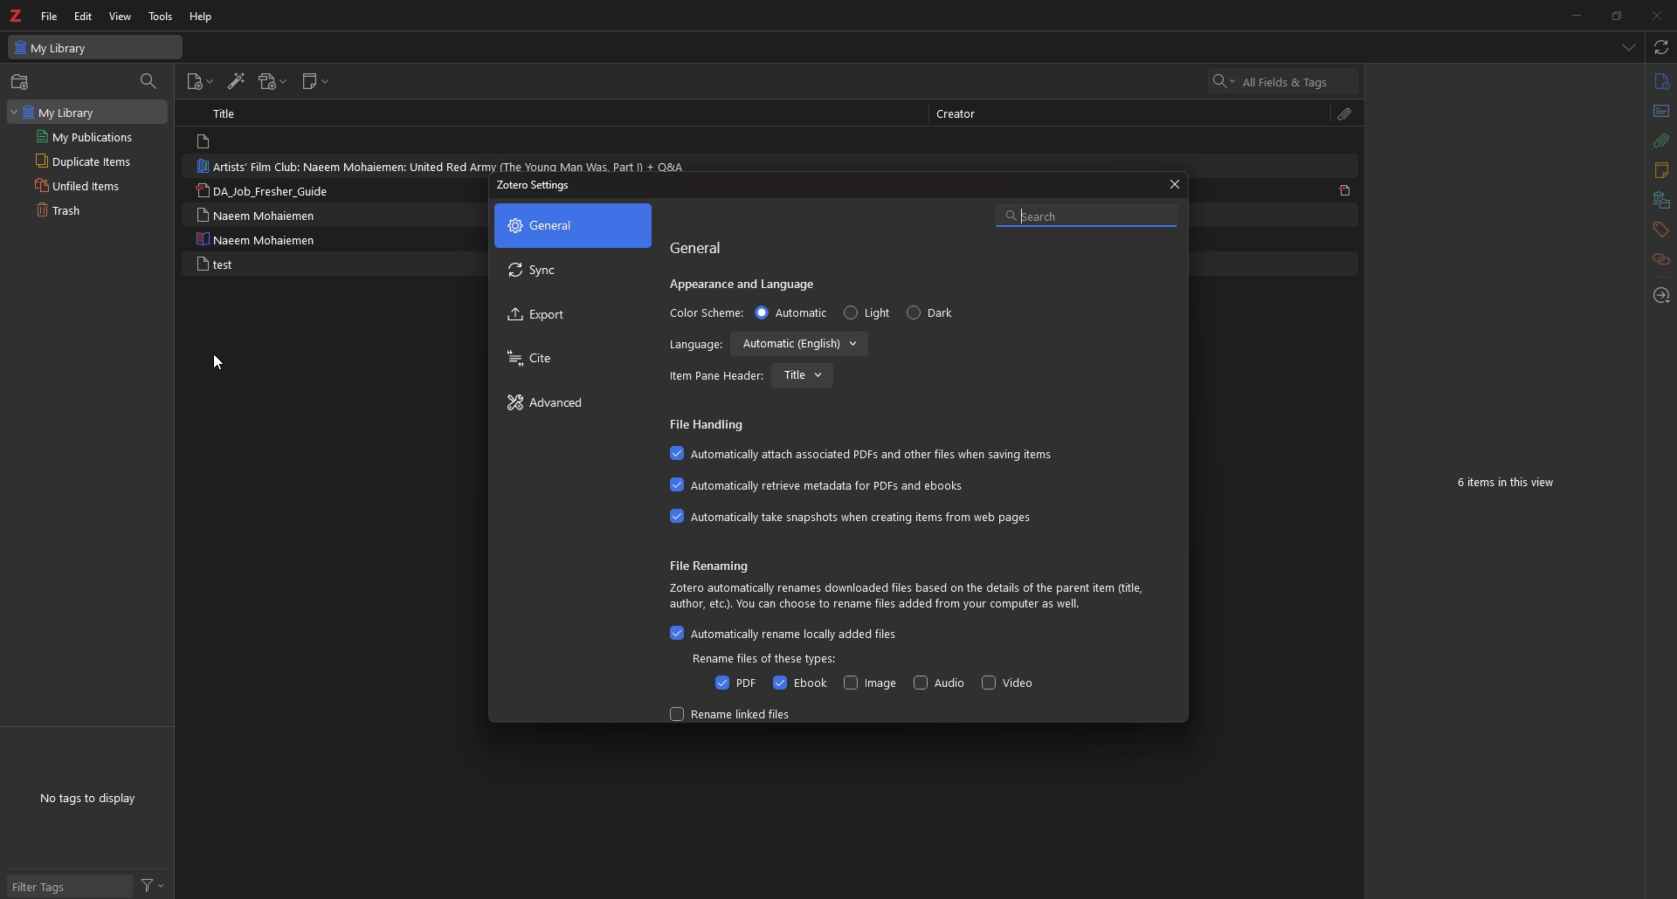 The width and height of the screenshot is (1677, 899). I want to click on Artists’ Film Club: Naeem Mohaiemen: United Red Army (The Young Man Was, Part I) + Q&A, so click(447, 165).